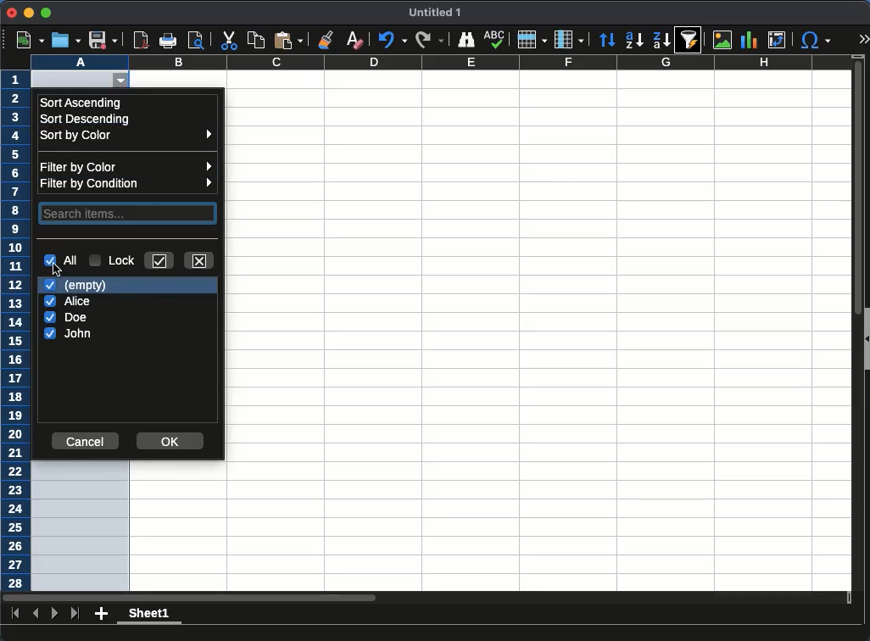 Image resolution: width=870 pixels, height=641 pixels. I want to click on ok, so click(170, 441).